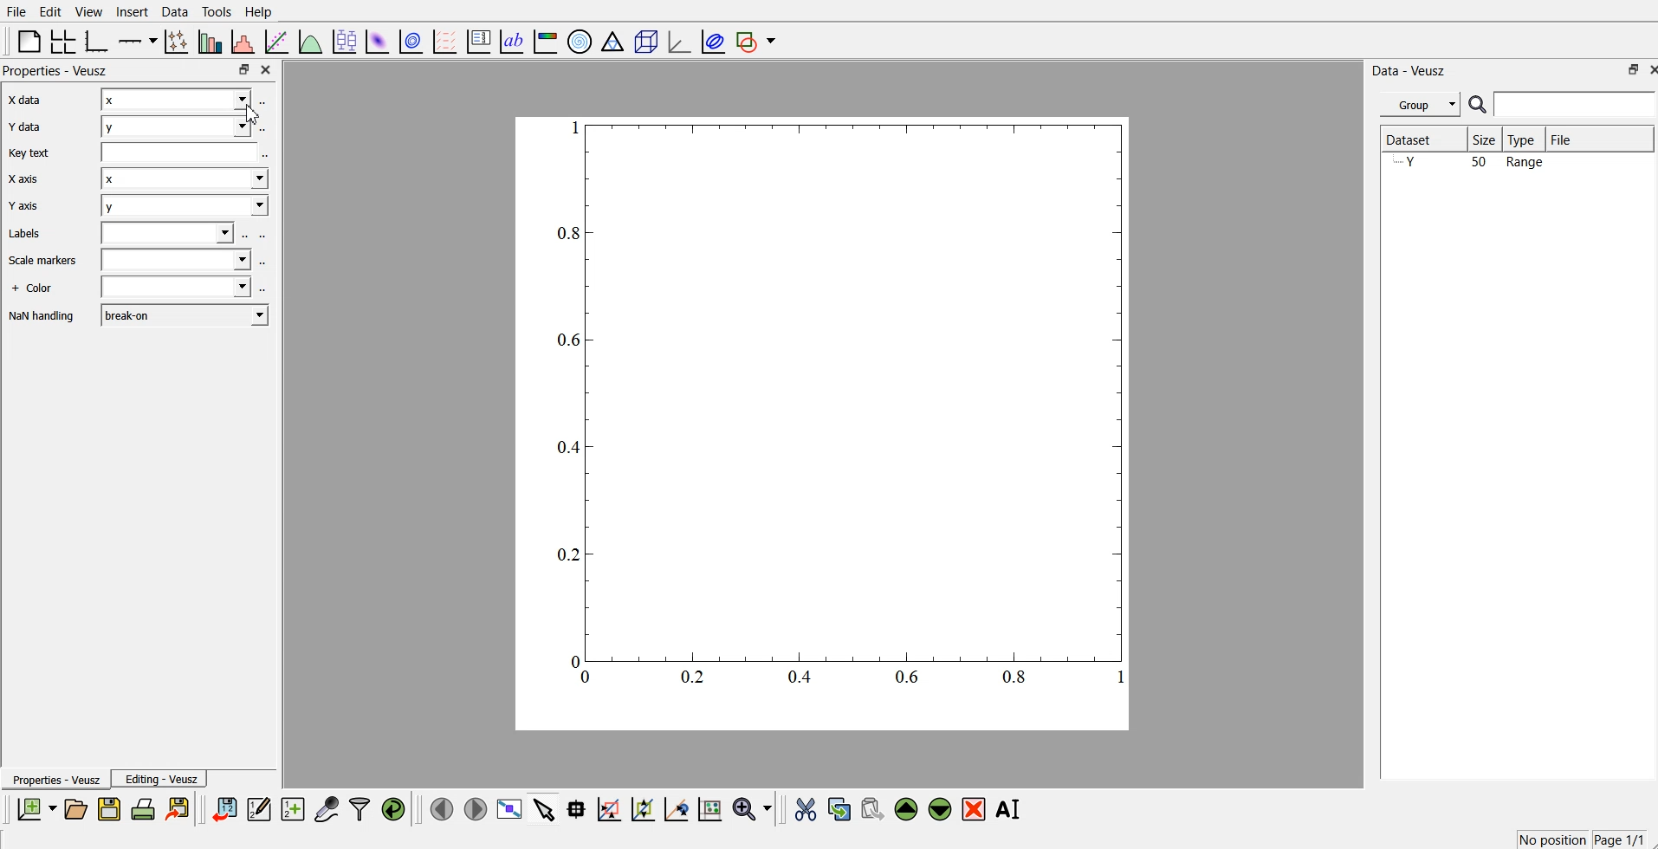  Describe the element at coordinates (176, 12) in the screenshot. I see `Data` at that location.